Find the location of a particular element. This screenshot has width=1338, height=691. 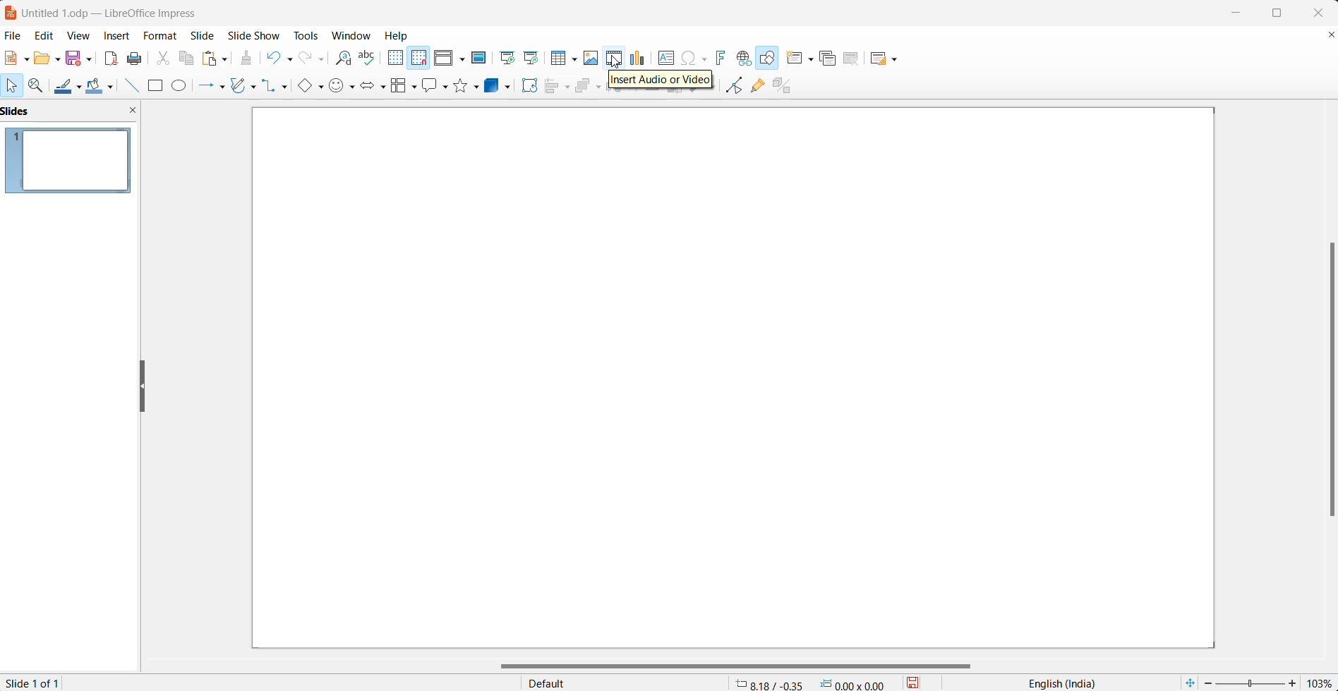

show draw functions is located at coordinates (769, 58).